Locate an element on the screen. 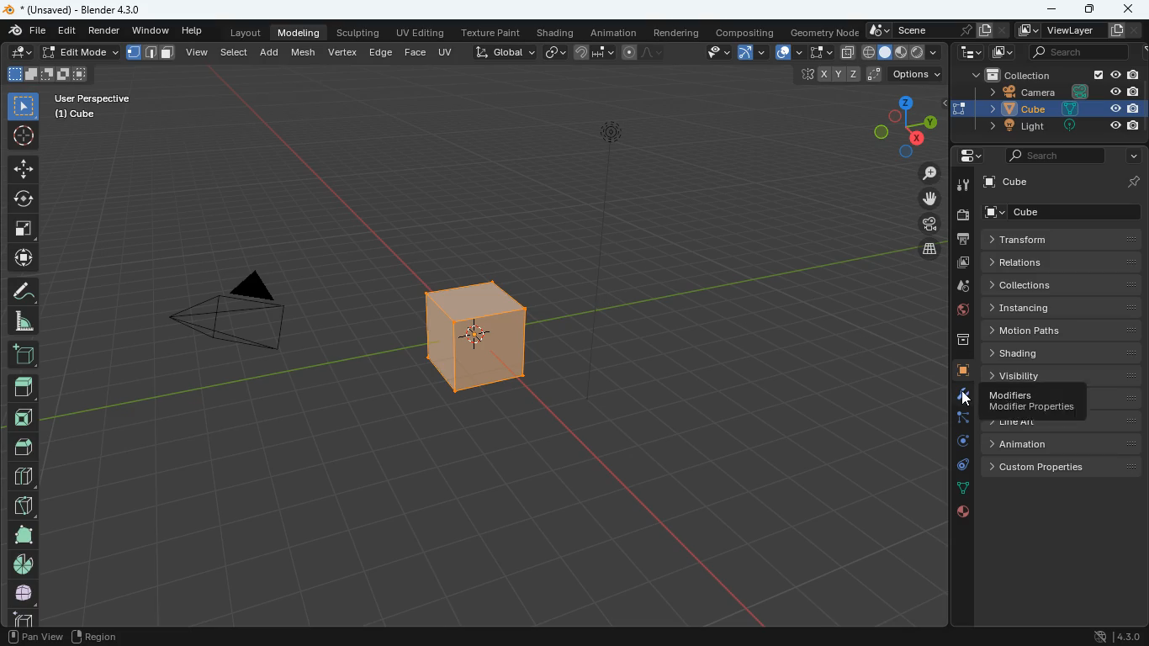  rotation is located at coordinates (959, 442).